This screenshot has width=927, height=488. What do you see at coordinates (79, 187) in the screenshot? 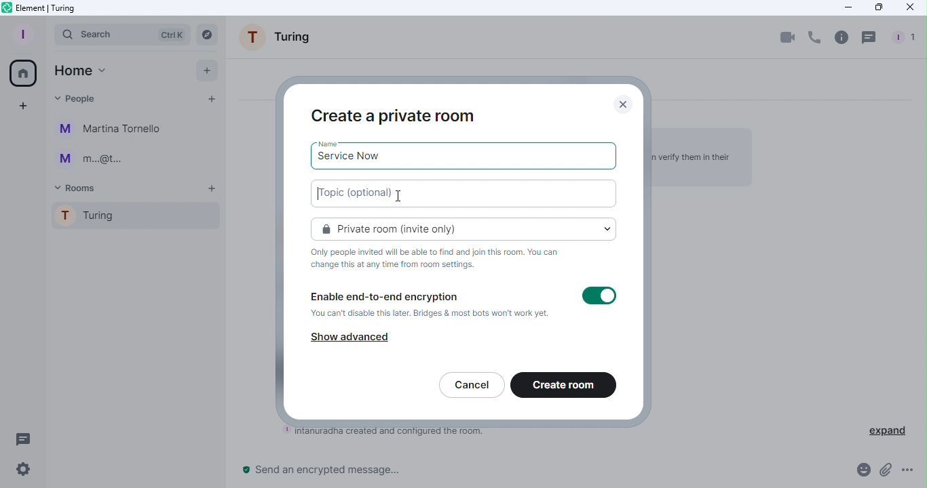
I see `Rooms` at bounding box center [79, 187].